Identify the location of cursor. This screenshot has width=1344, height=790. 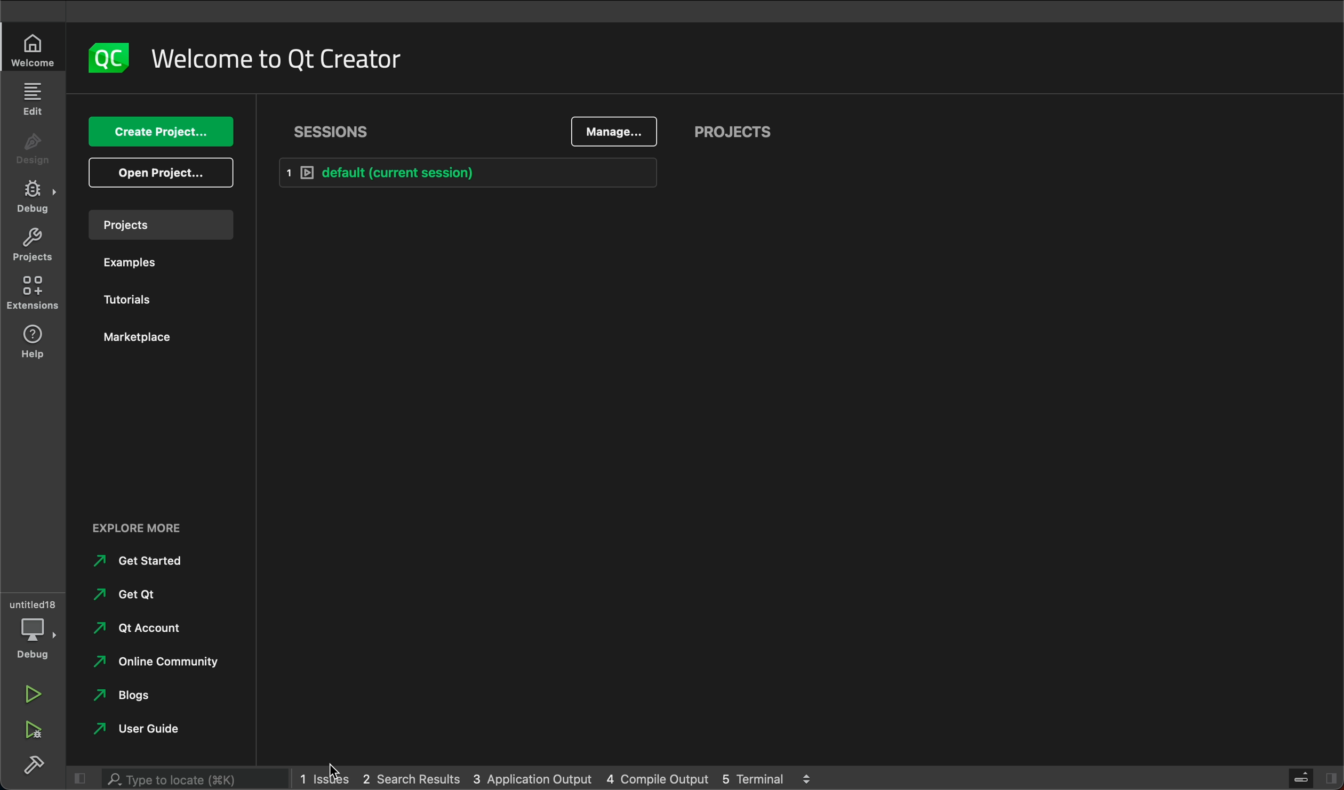
(327, 769).